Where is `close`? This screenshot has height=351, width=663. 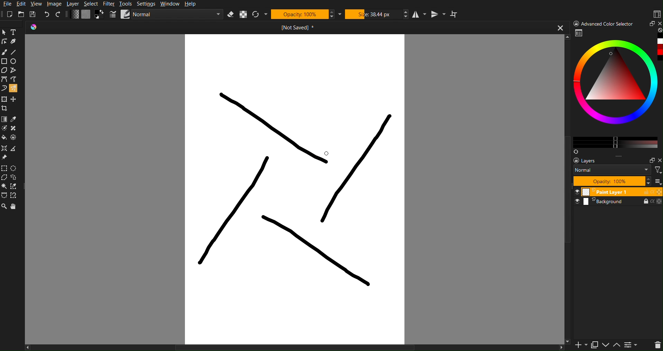 close is located at coordinates (659, 161).